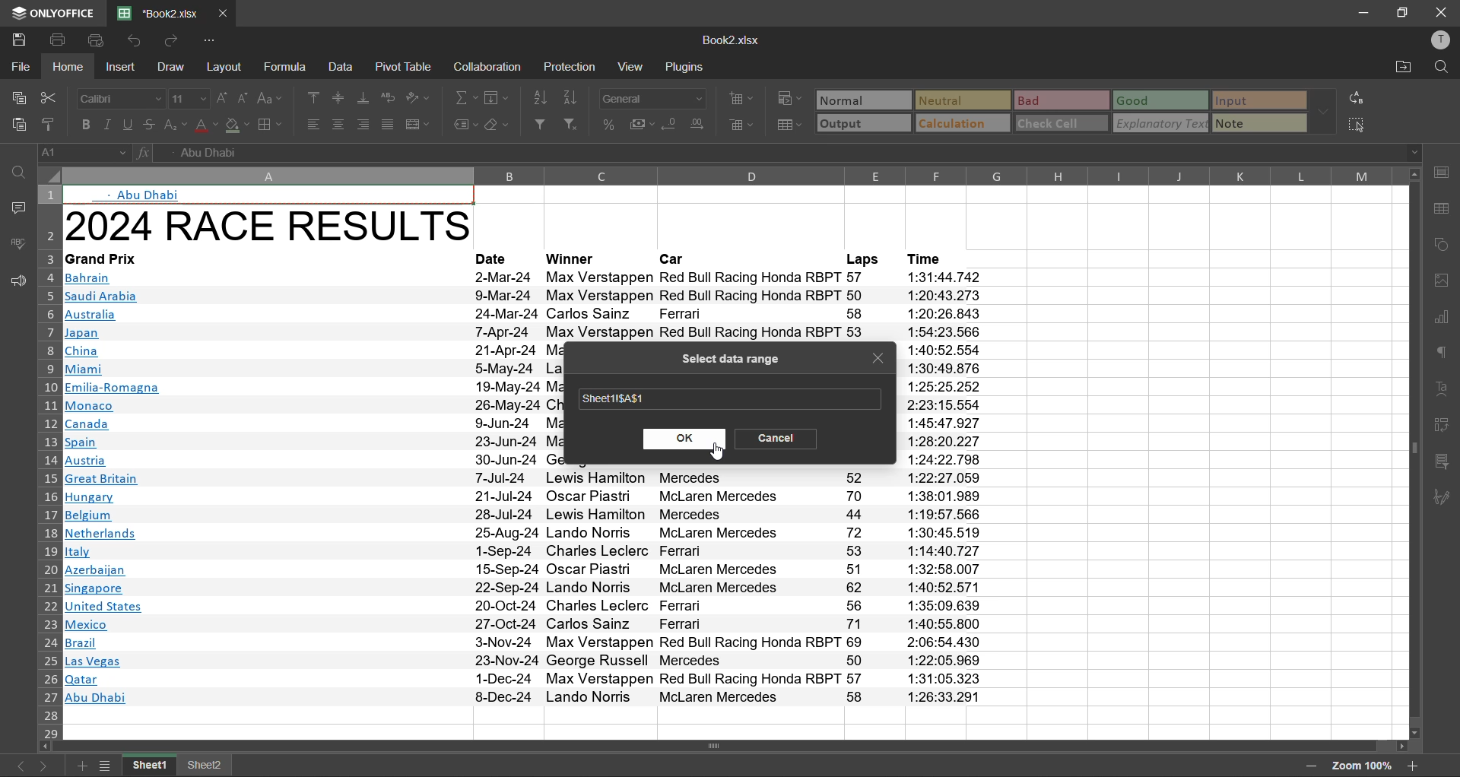 The height and width of the screenshot is (777, 1460). Describe the element at coordinates (730, 360) in the screenshot. I see `select data range` at that location.